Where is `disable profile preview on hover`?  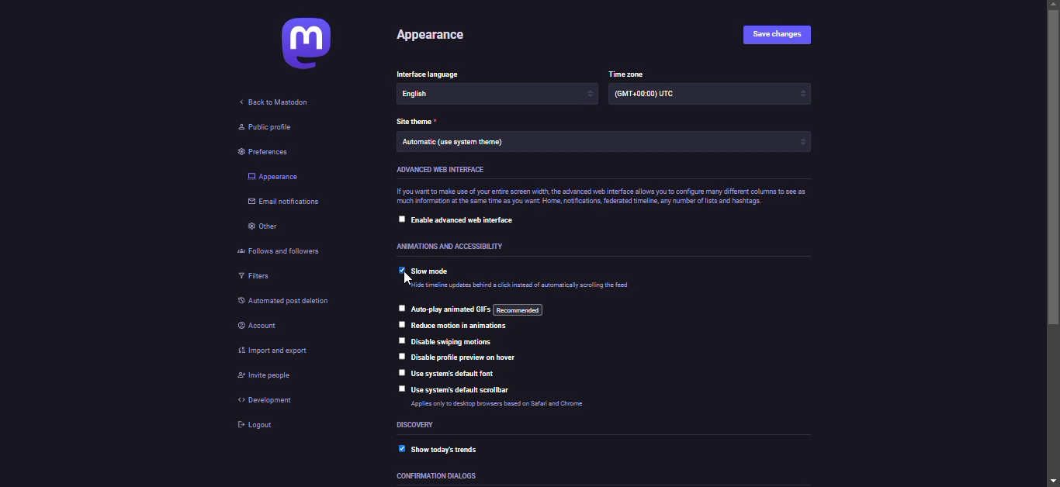 disable profile preview on hover is located at coordinates (473, 356).